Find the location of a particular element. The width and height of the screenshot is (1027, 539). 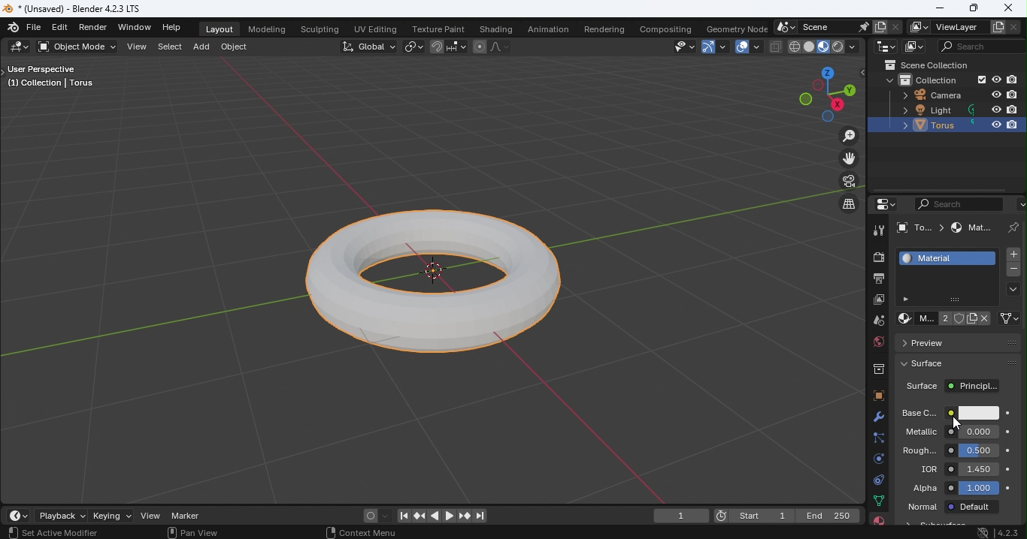

Switch the current view from perspective/orthographic prokection is located at coordinates (835, 206).